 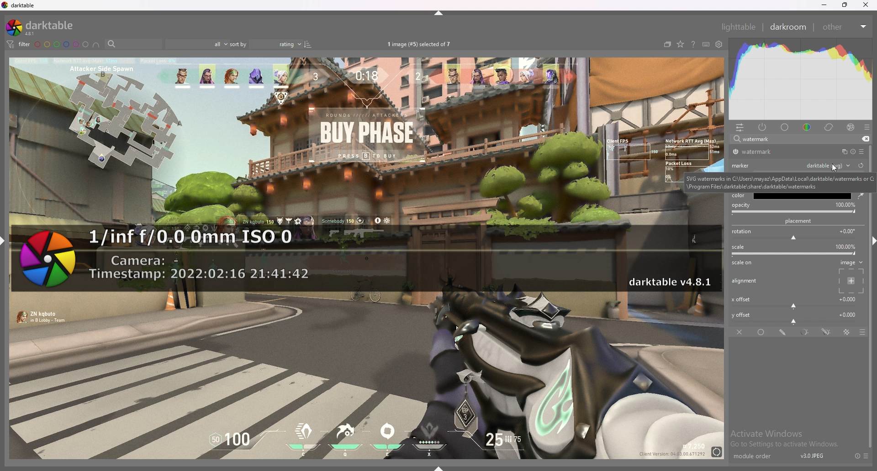 I want to click on color, so click(x=808, y=126).